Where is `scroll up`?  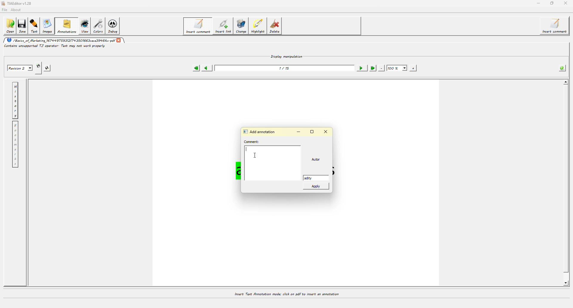 scroll up is located at coordinates (565, 82).